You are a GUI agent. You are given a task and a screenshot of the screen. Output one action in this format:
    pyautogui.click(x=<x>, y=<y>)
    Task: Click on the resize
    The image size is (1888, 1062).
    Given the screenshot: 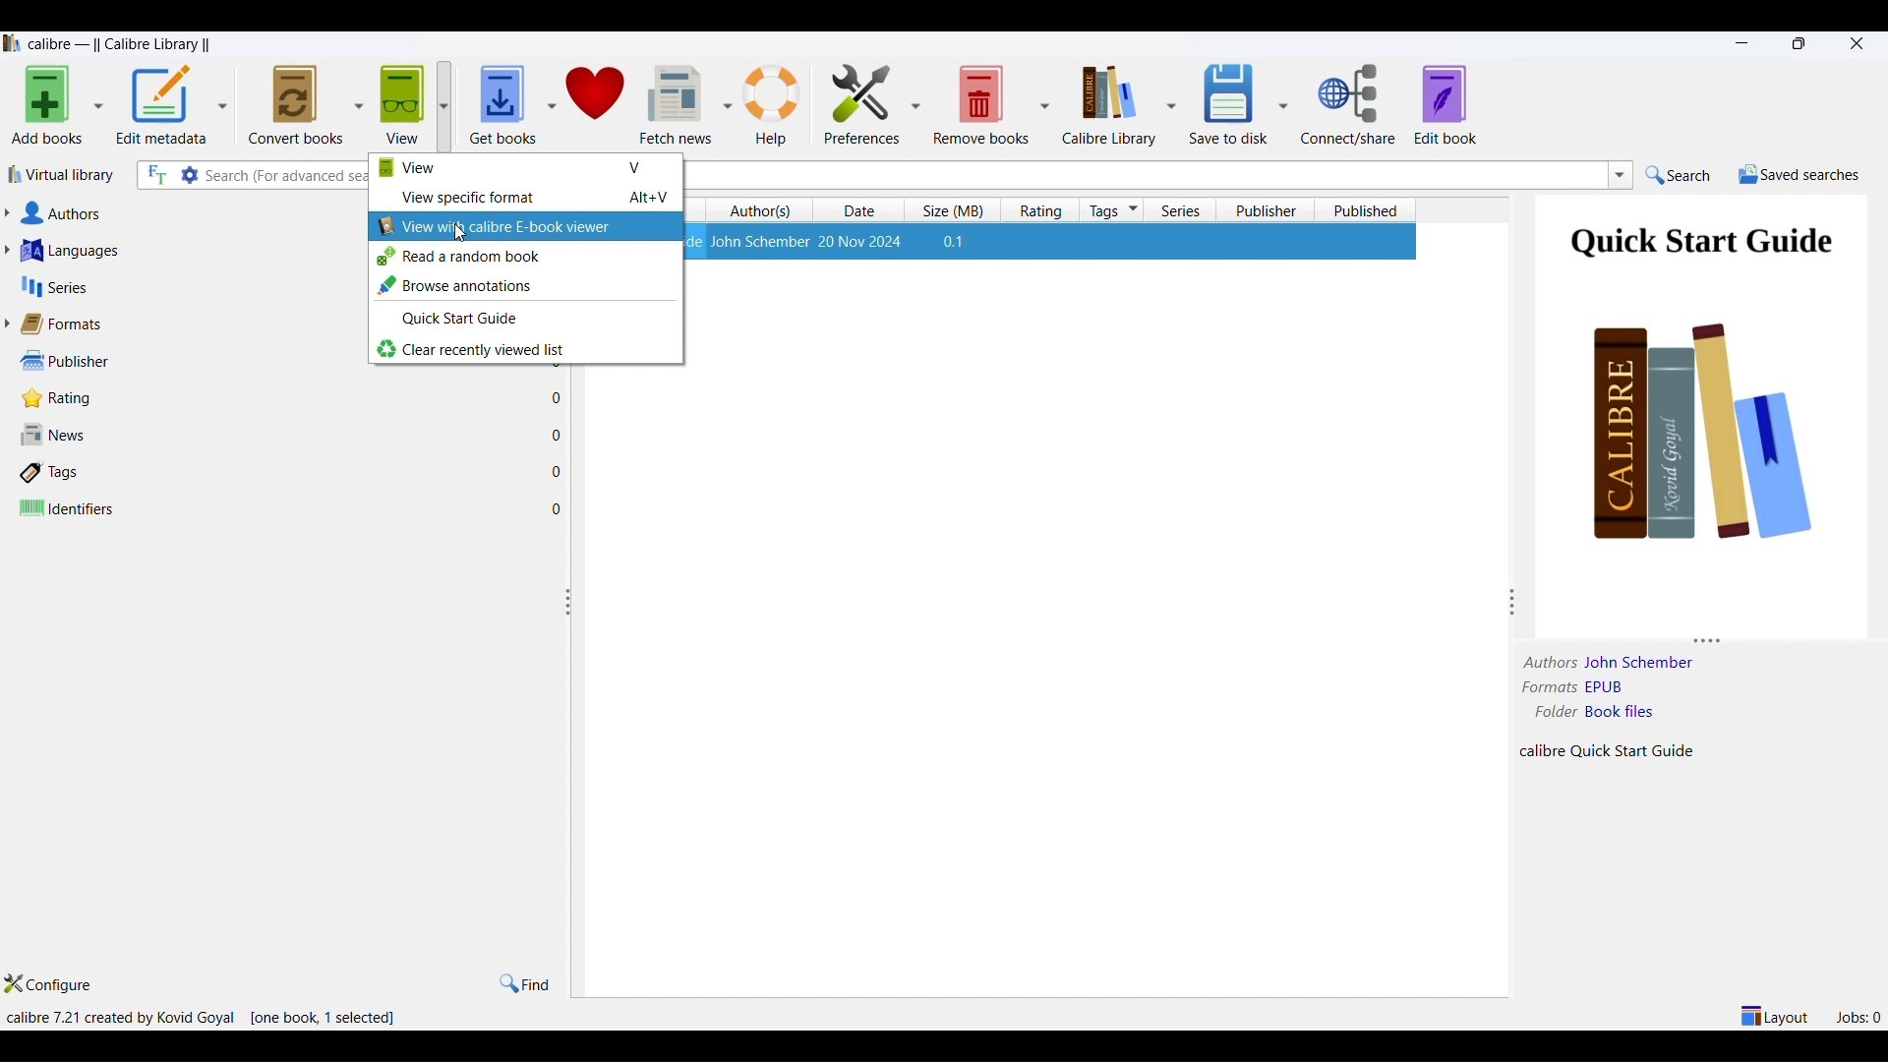 What is the action you would take?
    pyautogui.click(x=1712, y=635)
    